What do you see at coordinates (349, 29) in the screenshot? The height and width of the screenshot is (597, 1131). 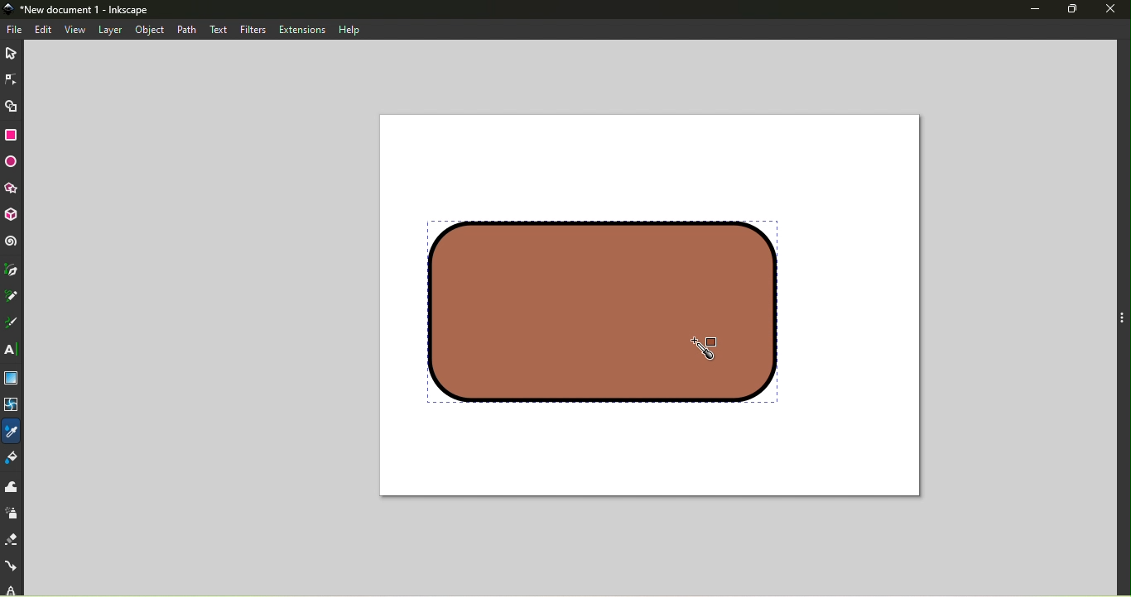 I see `Help` at bounding box center [349, 29].